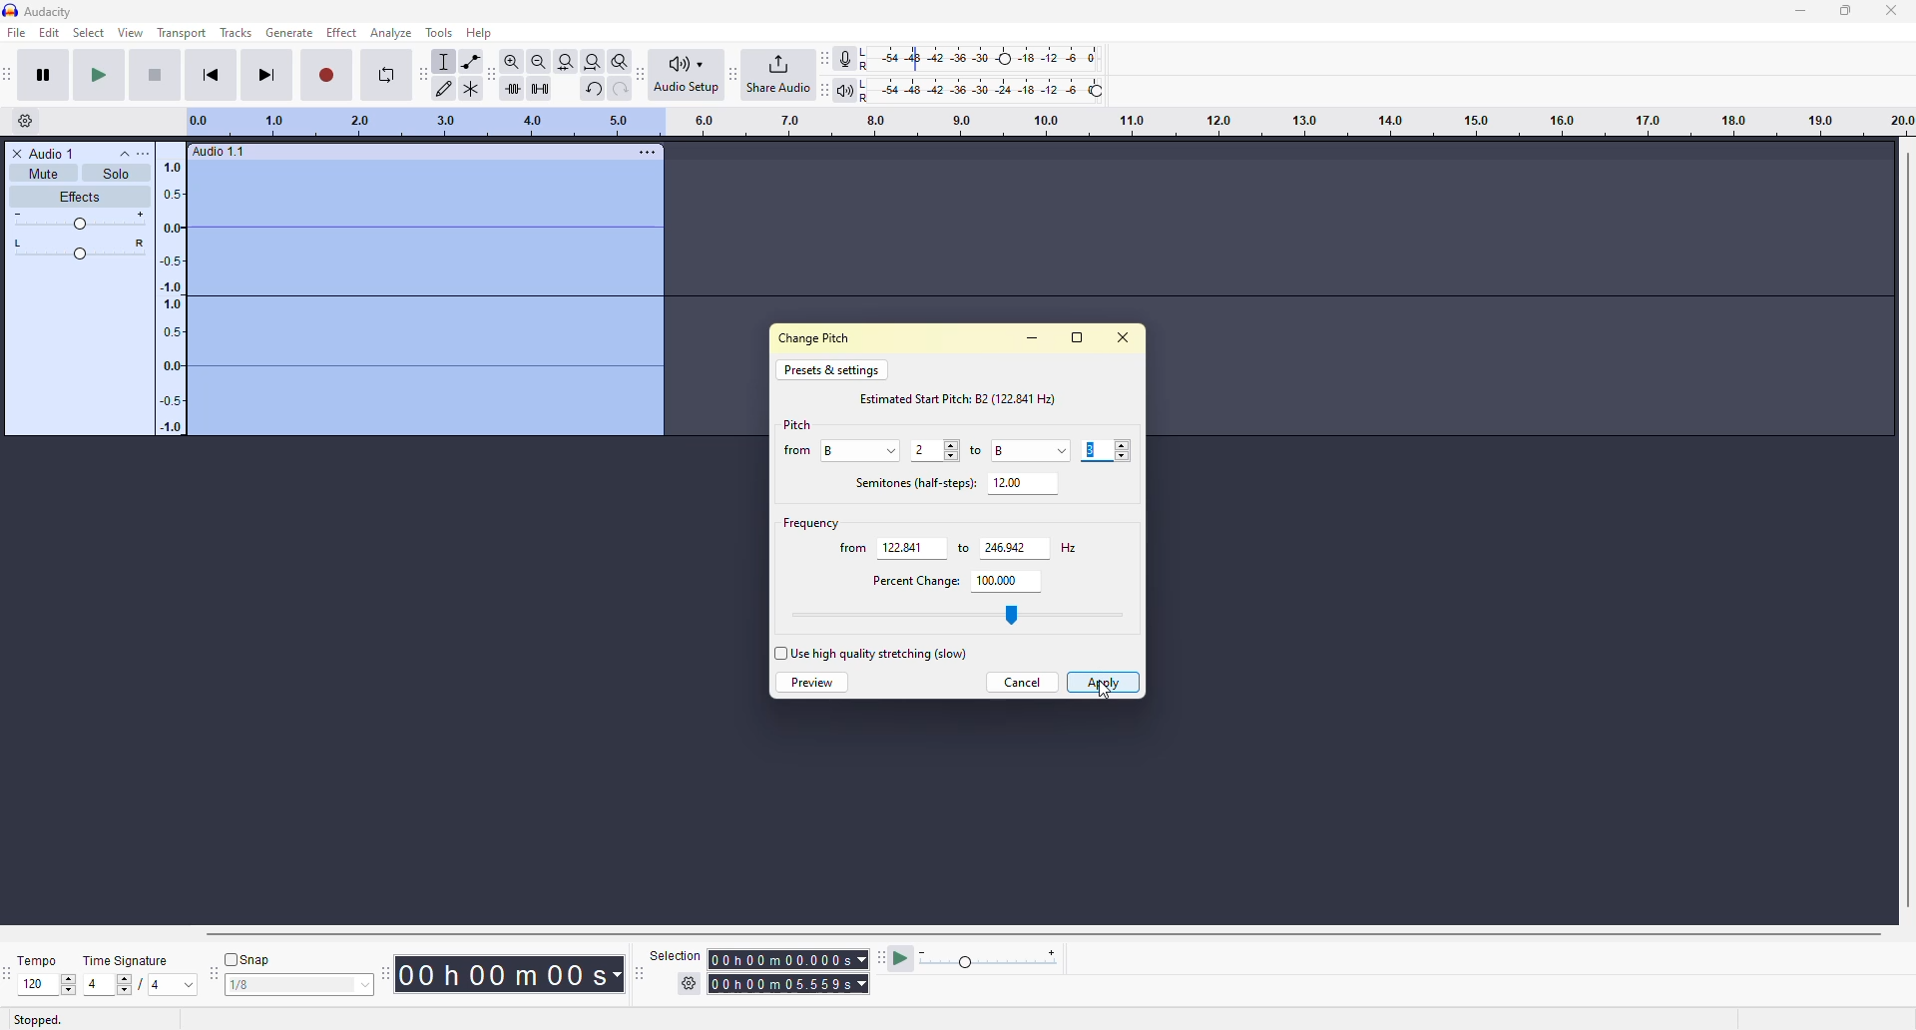 The width and height of the screenshot is (1916, 1030). Describe the element at coordinates (214, 973) in the screenshot. I see `snapping toolbar` at that location.